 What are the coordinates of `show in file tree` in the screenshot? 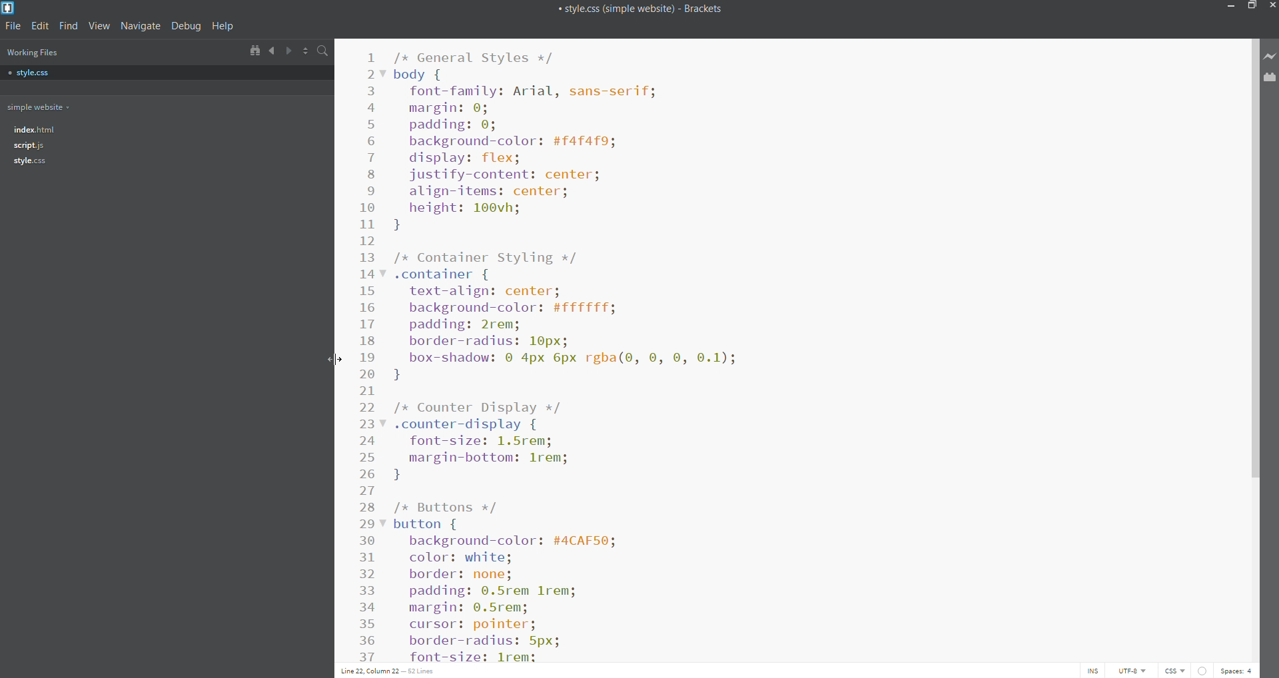 It's located at (252, 51).